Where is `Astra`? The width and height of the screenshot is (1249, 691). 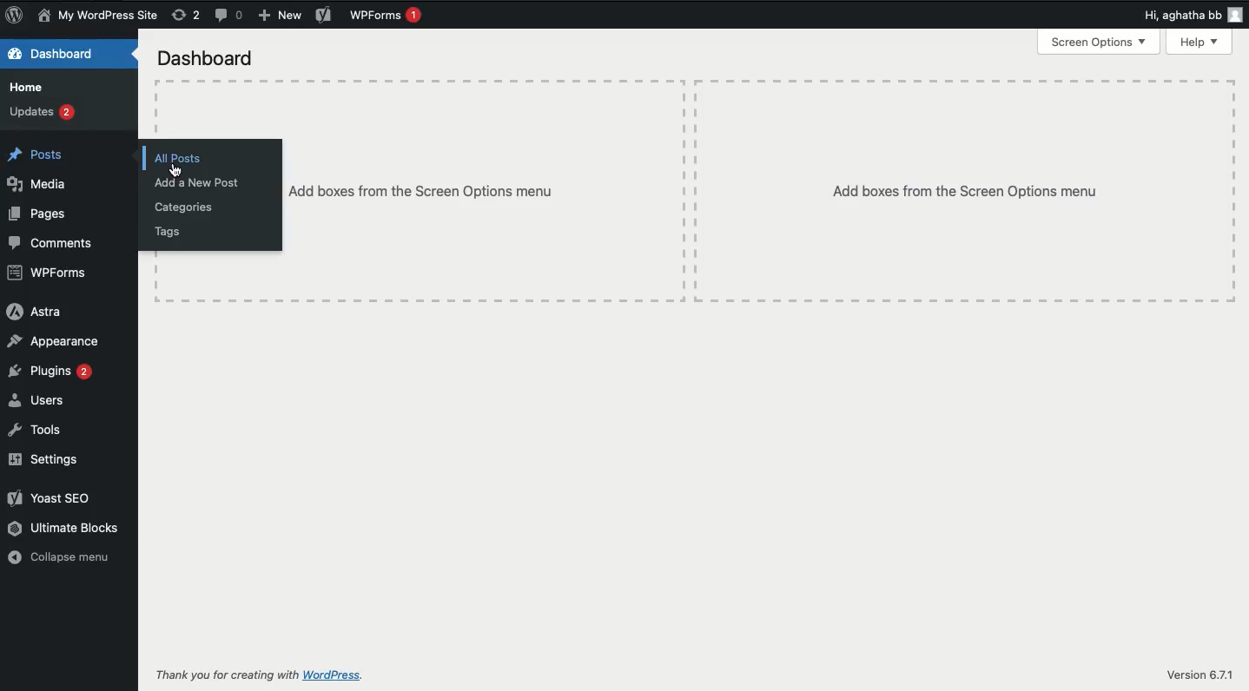
Astra is located at coordinates (37, 312).